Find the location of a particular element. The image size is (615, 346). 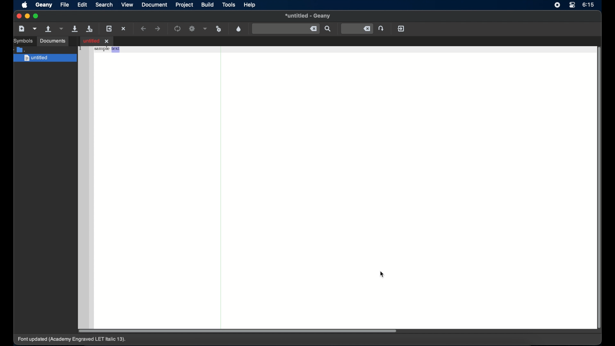

view is located at coordinates (127, 5).